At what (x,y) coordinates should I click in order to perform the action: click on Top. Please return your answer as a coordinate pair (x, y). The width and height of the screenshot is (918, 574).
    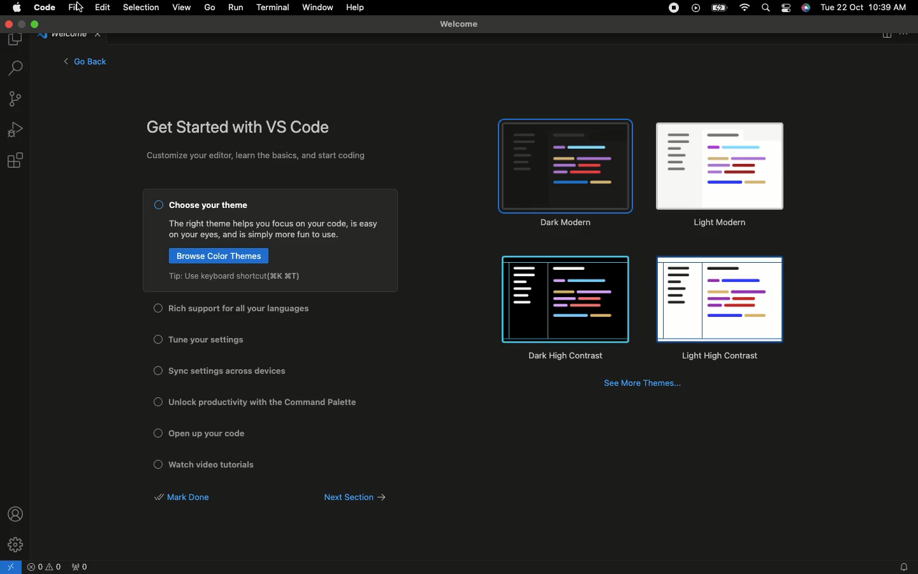
    Looking at the image, I should click on (237, 276).